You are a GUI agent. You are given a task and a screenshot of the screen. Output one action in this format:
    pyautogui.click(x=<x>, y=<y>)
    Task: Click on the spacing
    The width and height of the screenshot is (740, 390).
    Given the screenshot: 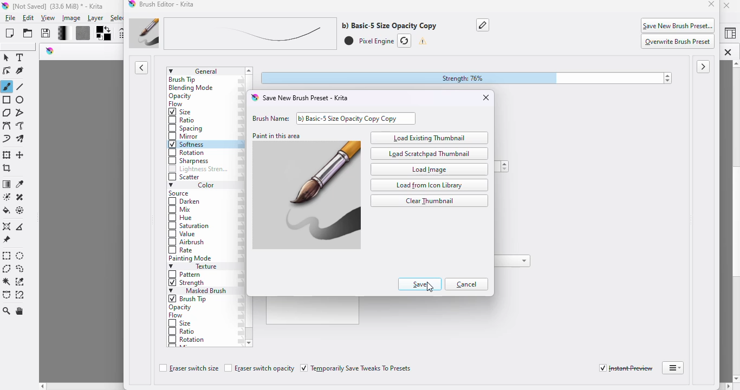 What is the action you would take?
    pyautogui.click(x=186, y=128)
    